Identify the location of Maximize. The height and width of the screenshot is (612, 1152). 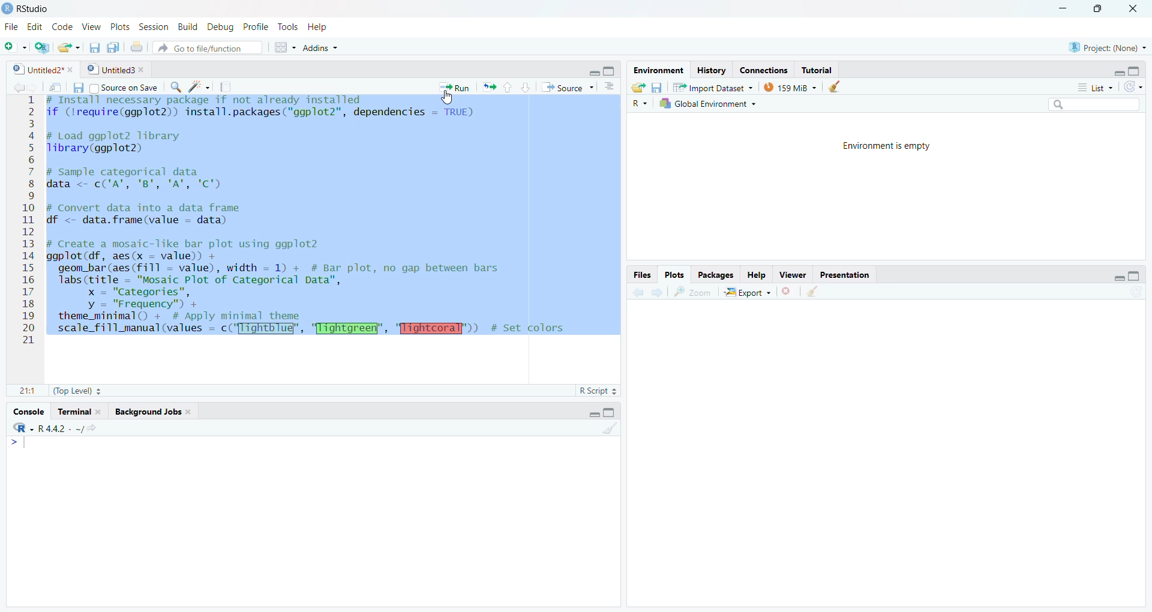
(610, 70).